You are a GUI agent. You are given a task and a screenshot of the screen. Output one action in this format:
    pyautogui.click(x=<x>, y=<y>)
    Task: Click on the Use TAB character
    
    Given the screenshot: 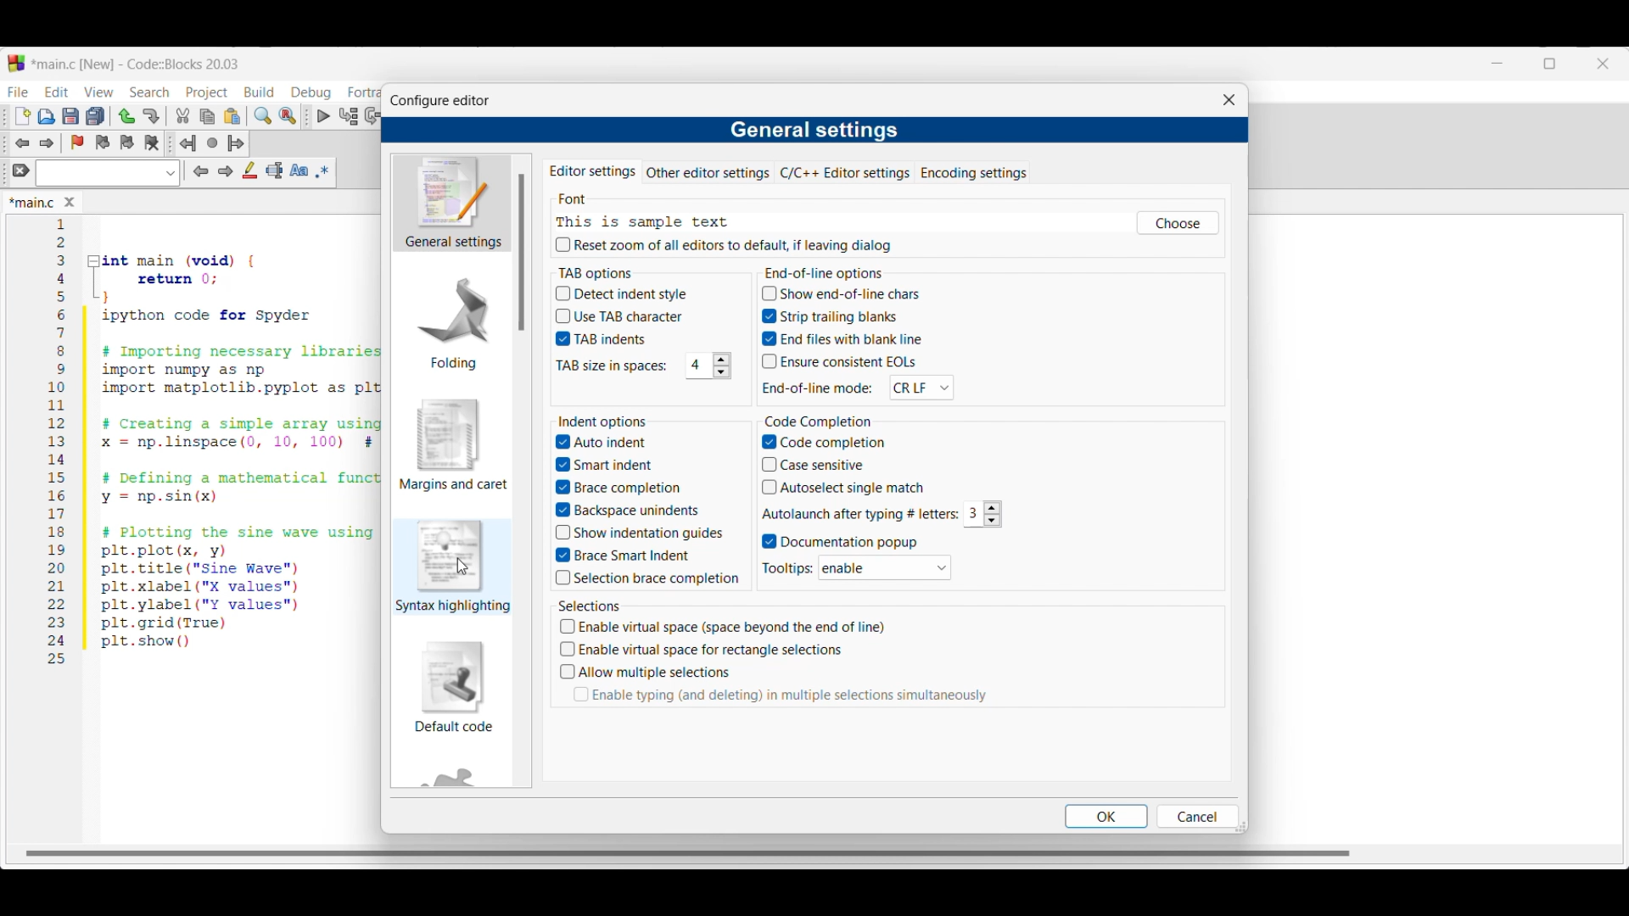 What is the action you would take?
    pyautogui.click(x=623, y=316)
    